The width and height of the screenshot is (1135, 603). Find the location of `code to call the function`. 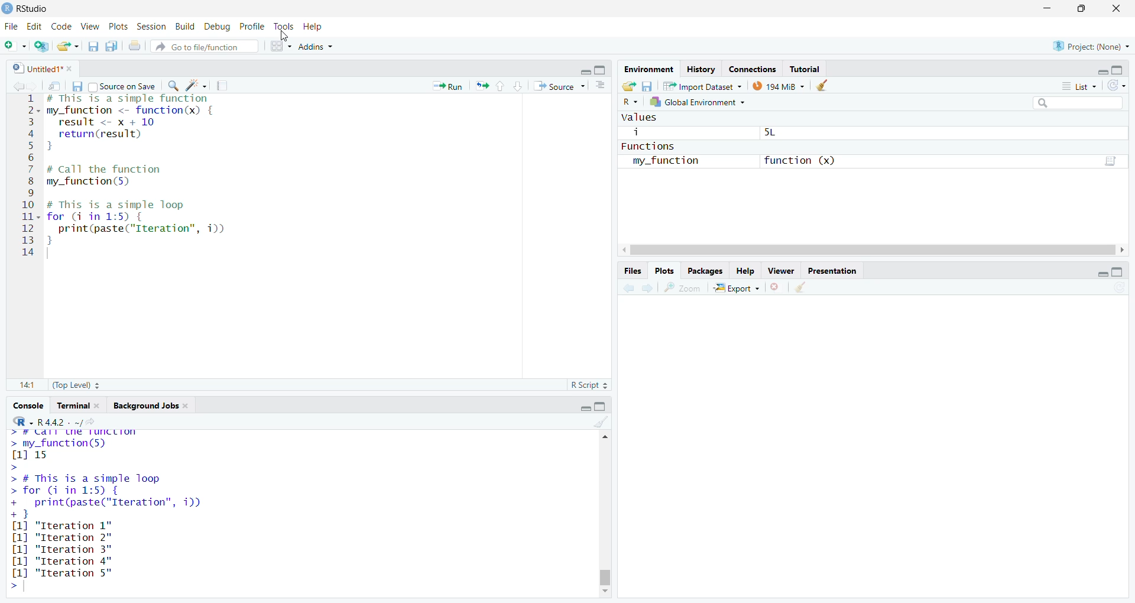

code to call the function is located at coordinates (131, 176).